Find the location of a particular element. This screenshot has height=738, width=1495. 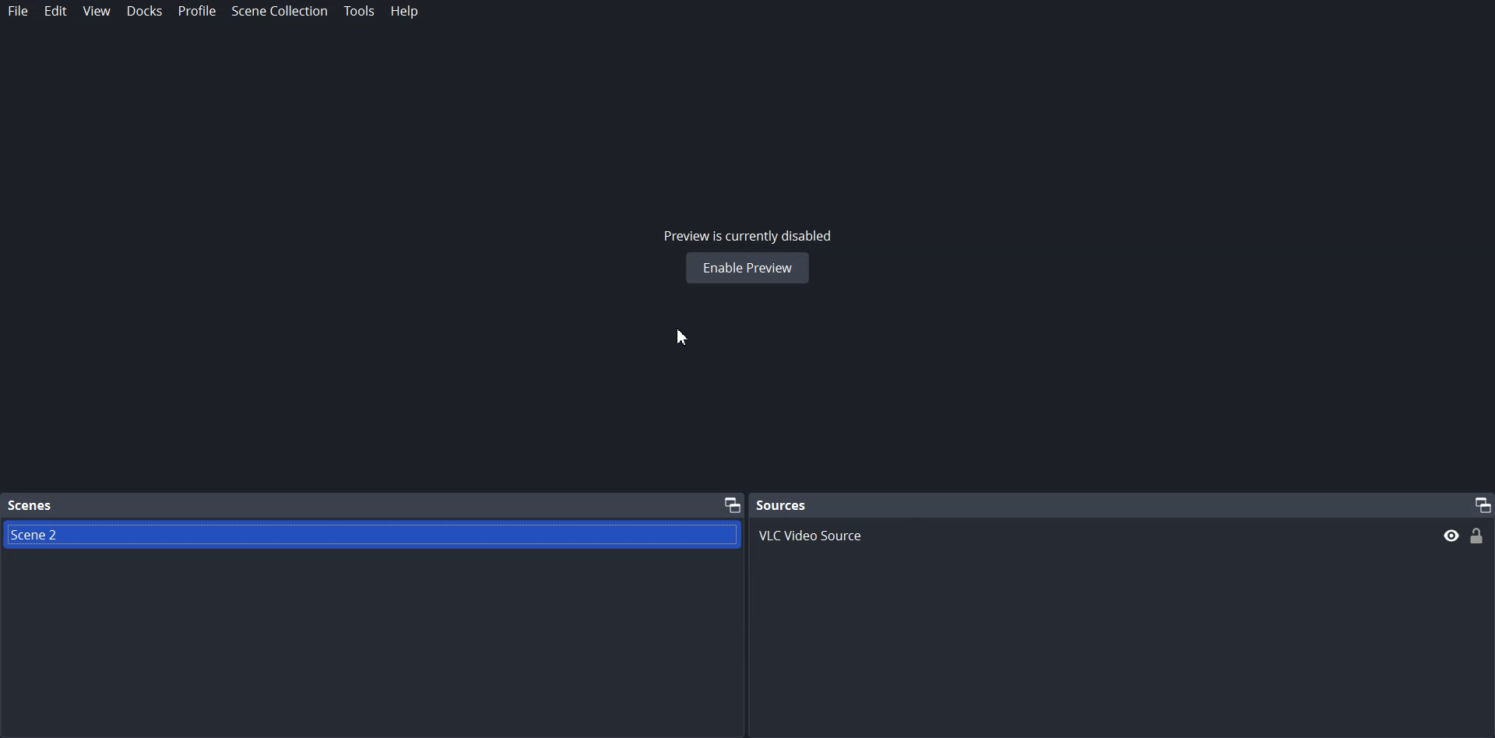

File is located at coordinates (17, 12).